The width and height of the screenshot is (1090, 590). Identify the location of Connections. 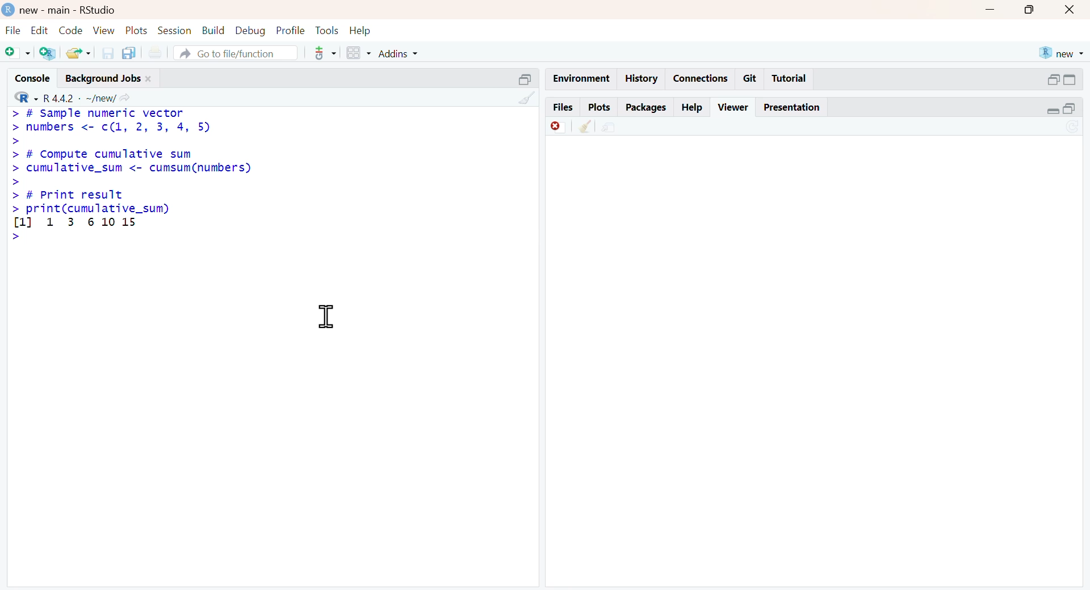
(703, 79).